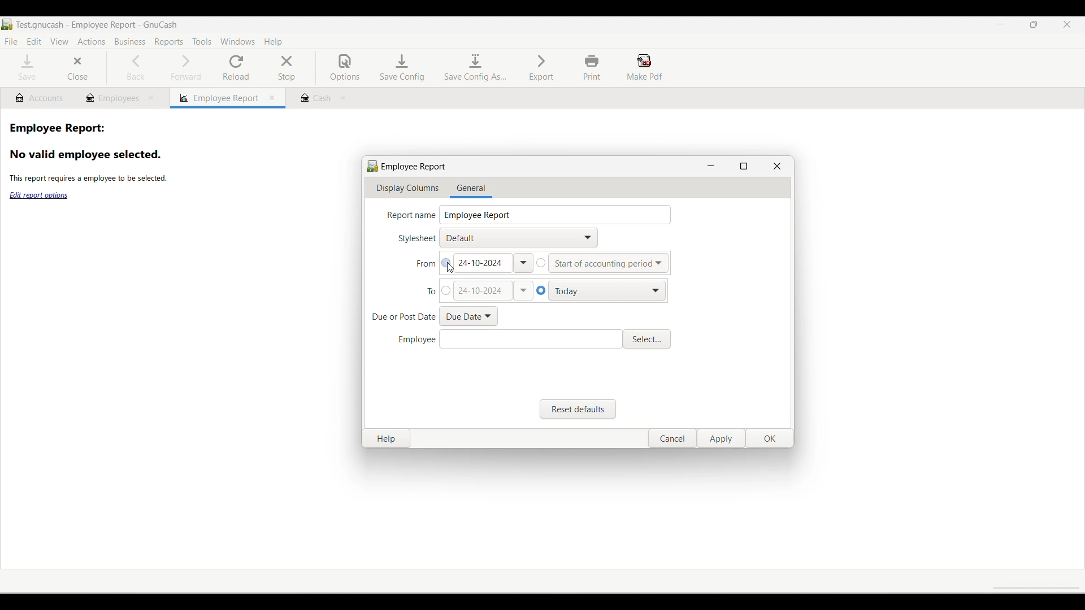  Describe the element at coordinates (721, 438) in the screenshot. I see `Apply changes` at that location.